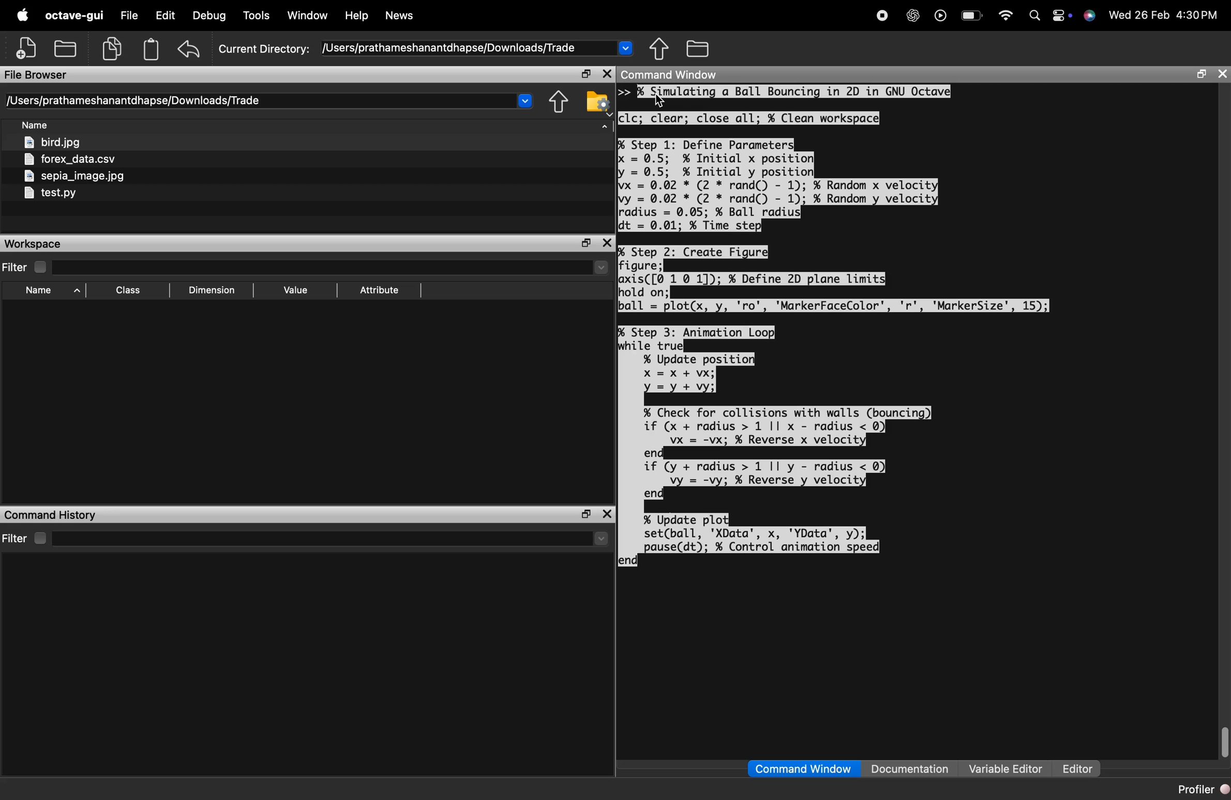 The width and height of the screenshot is (1231, 800). Describe the element at coordinates (1203, 789) in the screenshot. I see `Profiler` at that location.